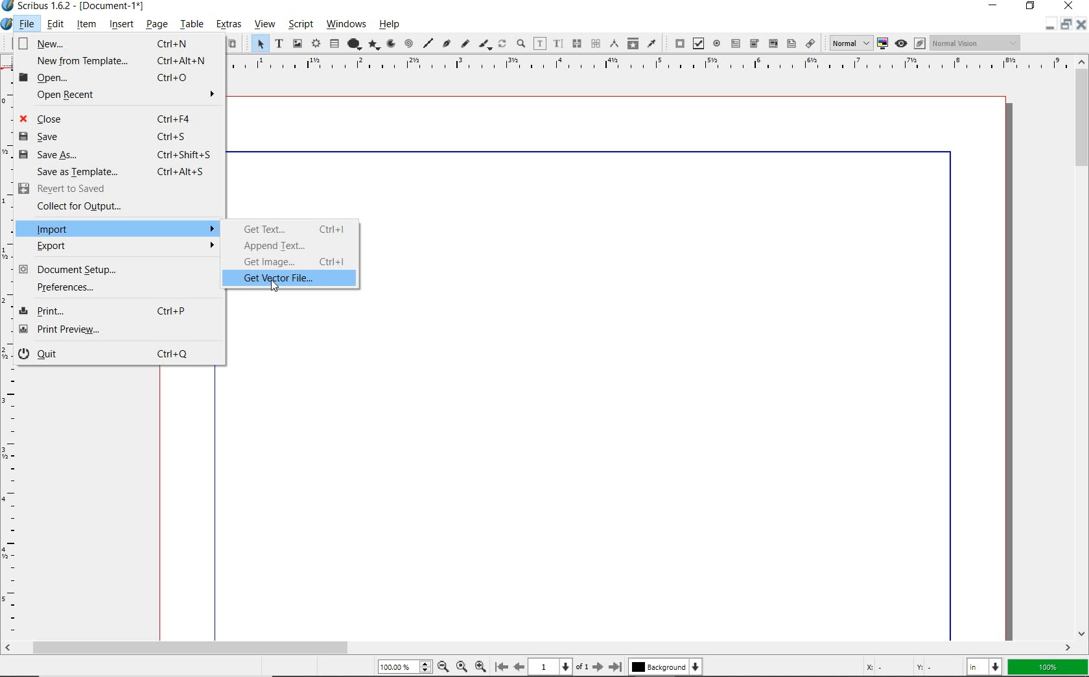 The width and height of the screenshot is (1089, 677). What do you see at coordinates (576, 43) in the screenshot?
I see `link text frames` at bounding box center [576, 43].